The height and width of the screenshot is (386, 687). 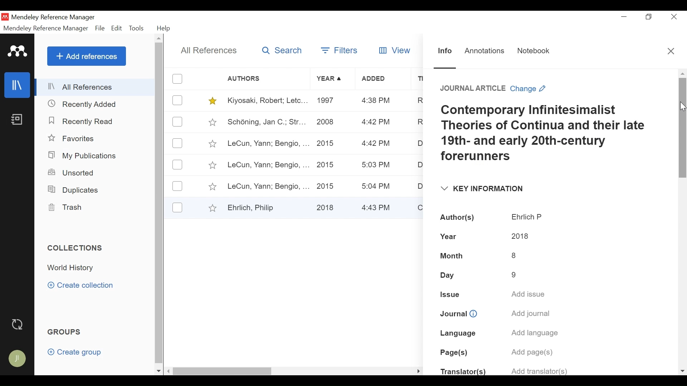 I want to click on 2015, so click(x=328, y=185).